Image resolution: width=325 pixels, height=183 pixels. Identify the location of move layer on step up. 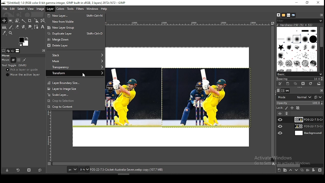
(290, 171).